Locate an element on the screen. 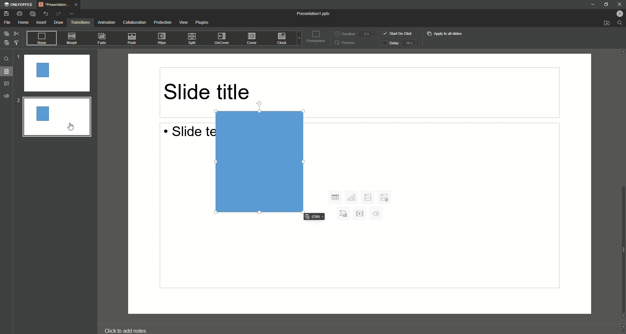 The height and width of the screenshot is (334, 626). Down is located at coordinates (622, 315).